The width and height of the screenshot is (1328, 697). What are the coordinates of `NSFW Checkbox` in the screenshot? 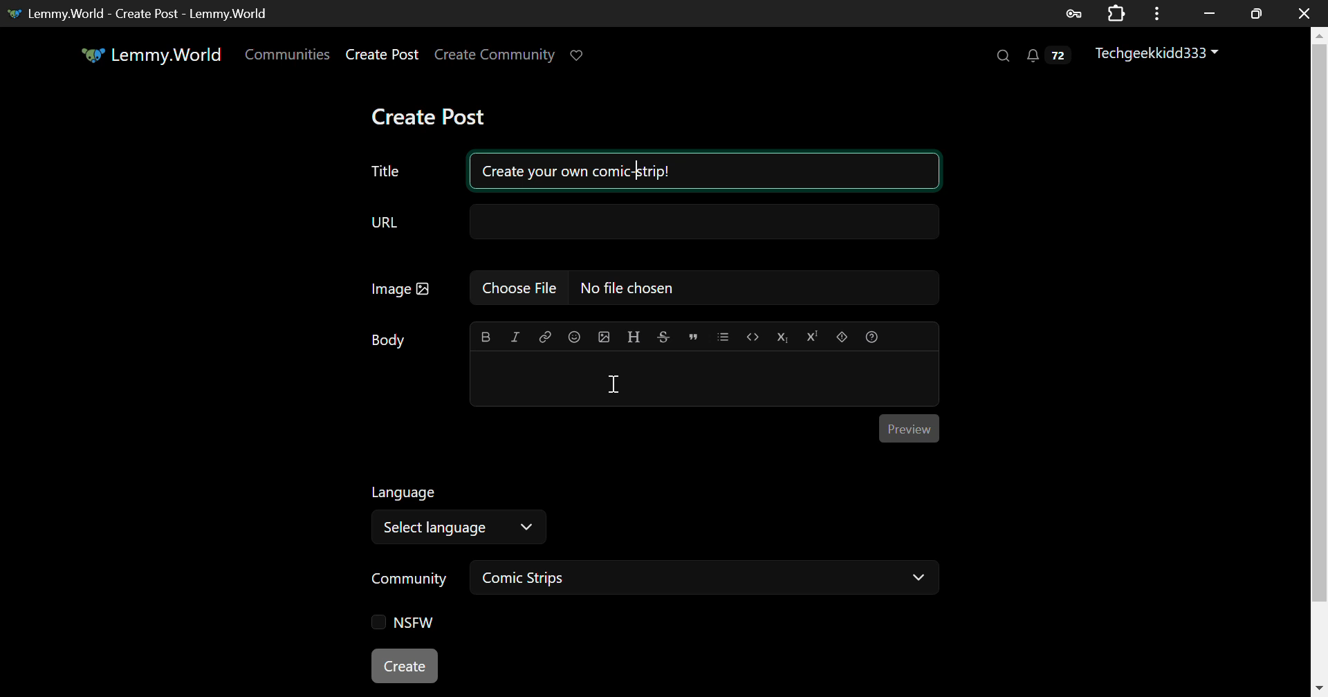 It's located at (403, 624).